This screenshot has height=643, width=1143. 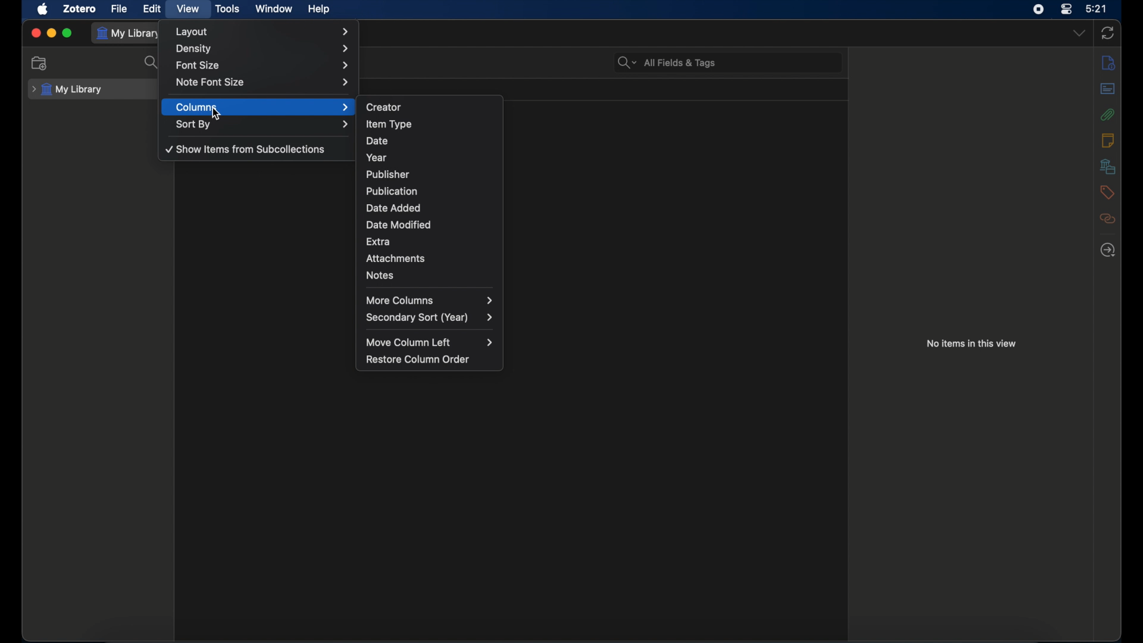 What do you see at coordinates (129, 33) in the screenshot?
I see `my library` at bounding box center [129, 33].